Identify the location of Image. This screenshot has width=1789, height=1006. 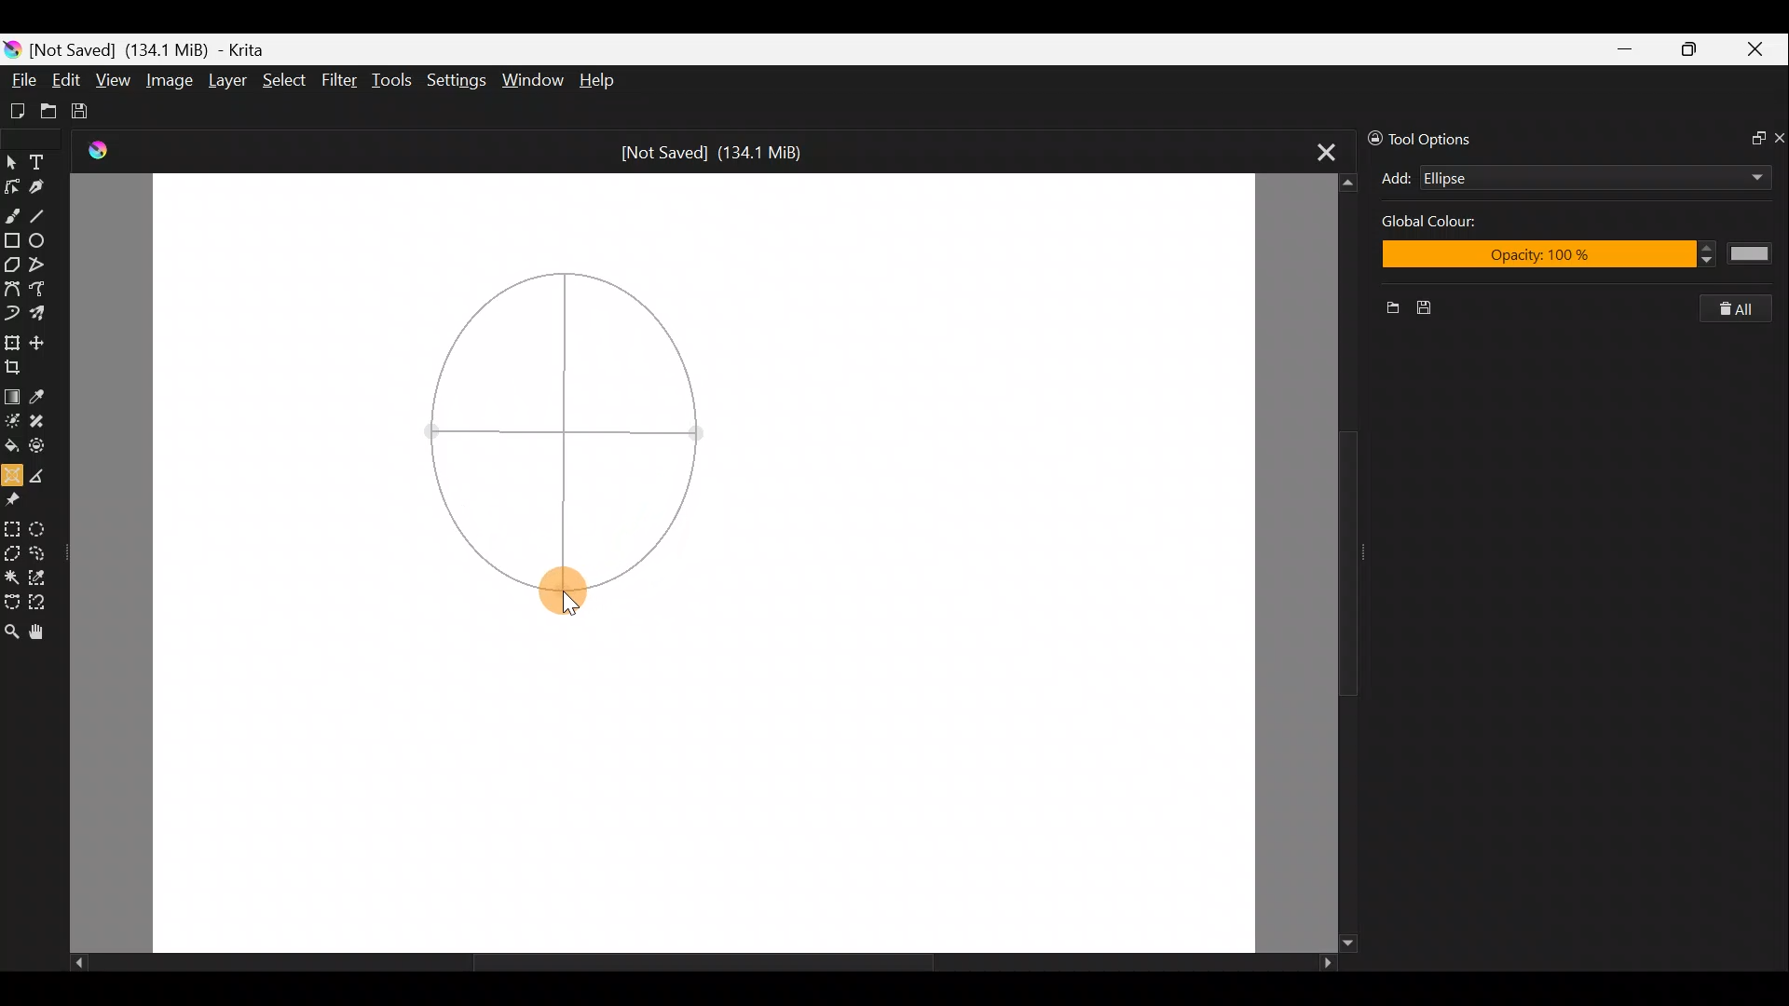
(171, 79).